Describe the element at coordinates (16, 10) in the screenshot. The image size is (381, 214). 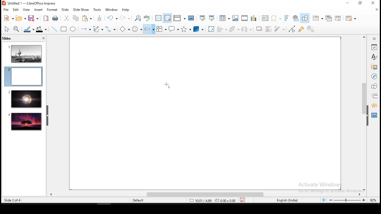
I see `edit` at that location.